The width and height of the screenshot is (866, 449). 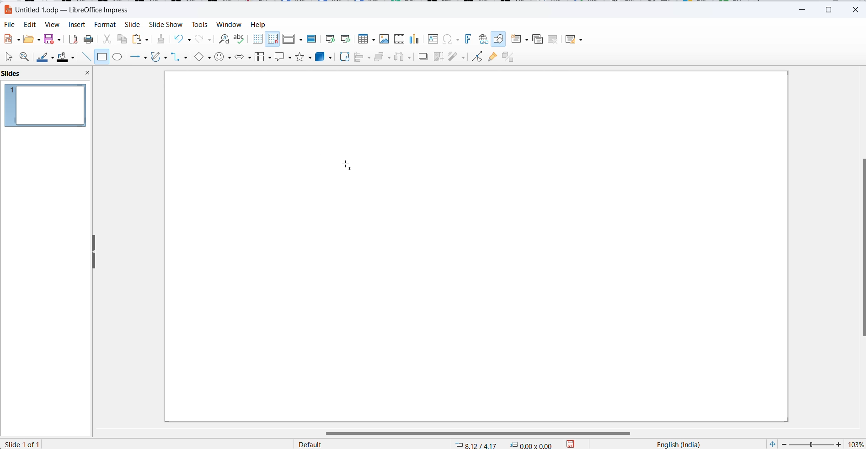 I want to click on cut, so click(x=107, y=41).